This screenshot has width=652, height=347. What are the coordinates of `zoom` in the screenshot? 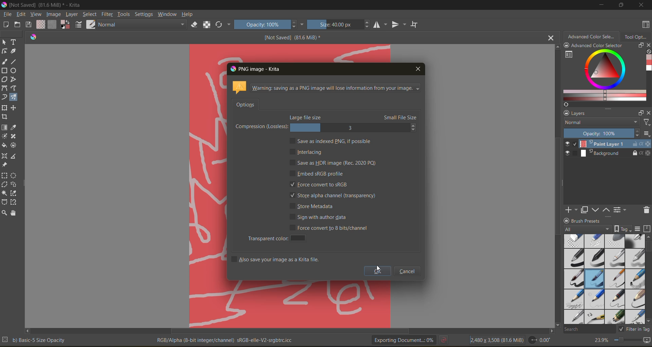 It's located at (627, 341).